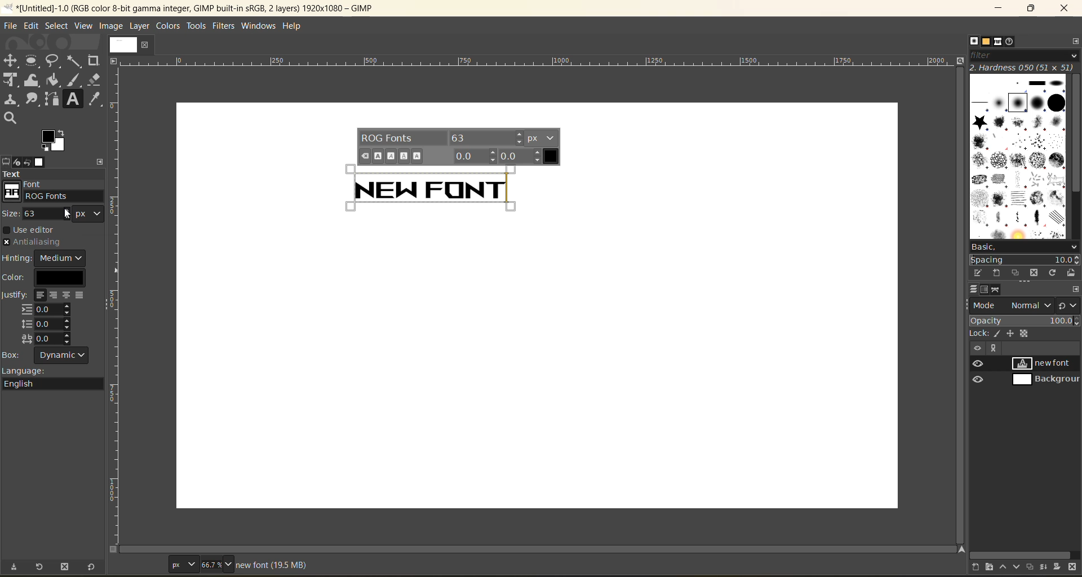 The width and height of the screenshot is (1082, 577). Describe the element at coordinates (113, 26) in the screenshot. I see `image` at that location.